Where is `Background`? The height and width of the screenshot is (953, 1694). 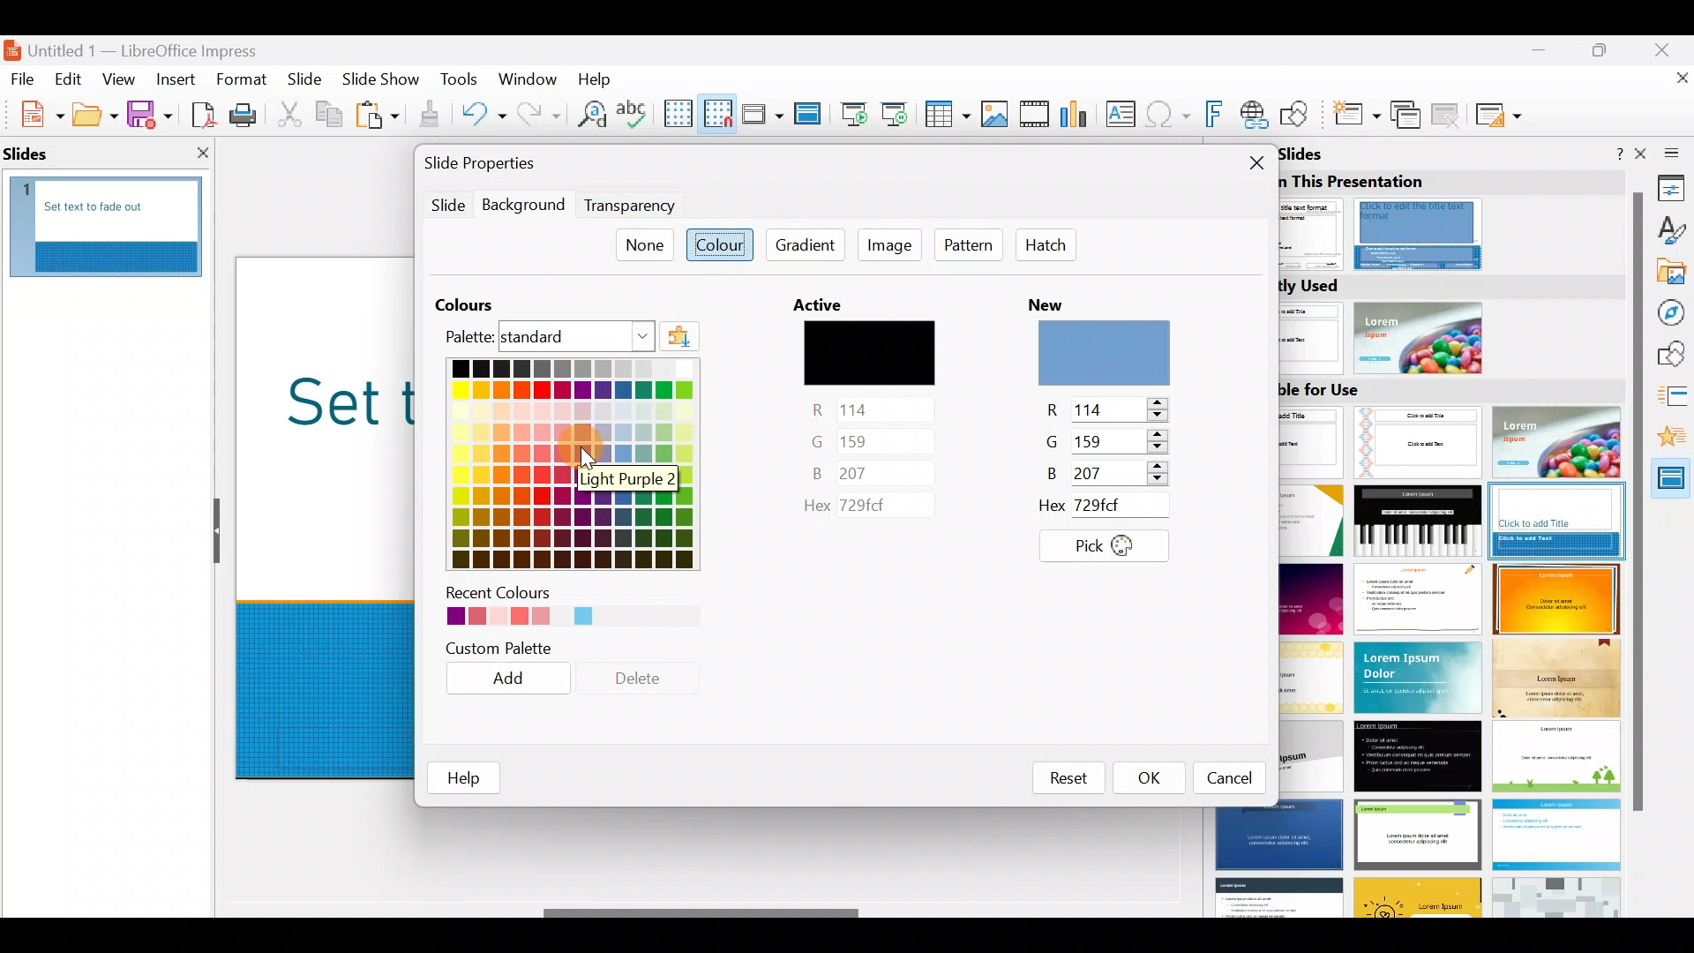 Background is located at coordinates (525, 206).